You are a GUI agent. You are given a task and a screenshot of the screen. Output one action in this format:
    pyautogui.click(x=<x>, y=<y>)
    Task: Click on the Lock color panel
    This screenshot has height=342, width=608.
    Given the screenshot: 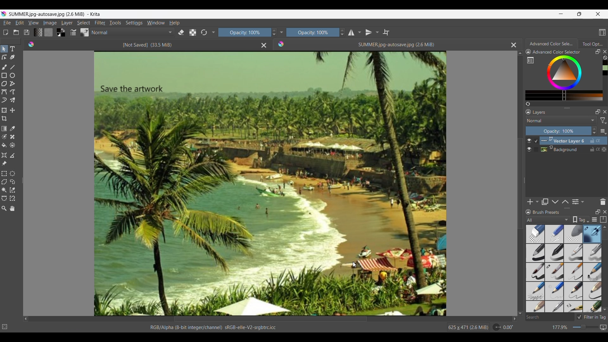 What is the action you would take?
    pyautogui.click(x=528, y=52)
    